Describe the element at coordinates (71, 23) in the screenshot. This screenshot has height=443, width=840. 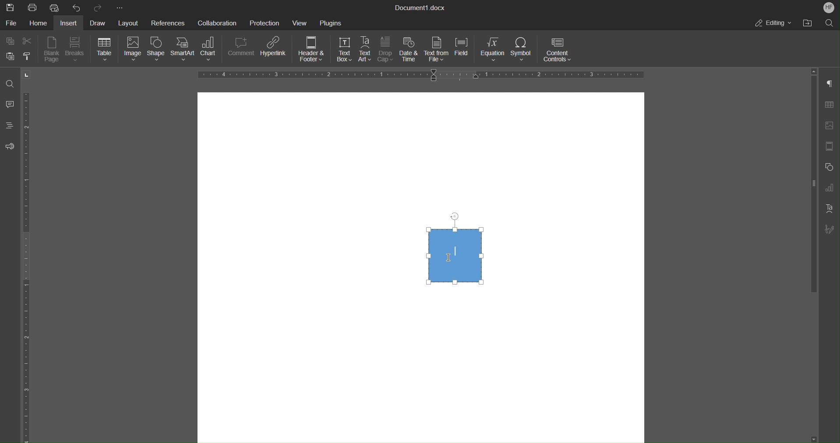
I see `Insert` at that location.